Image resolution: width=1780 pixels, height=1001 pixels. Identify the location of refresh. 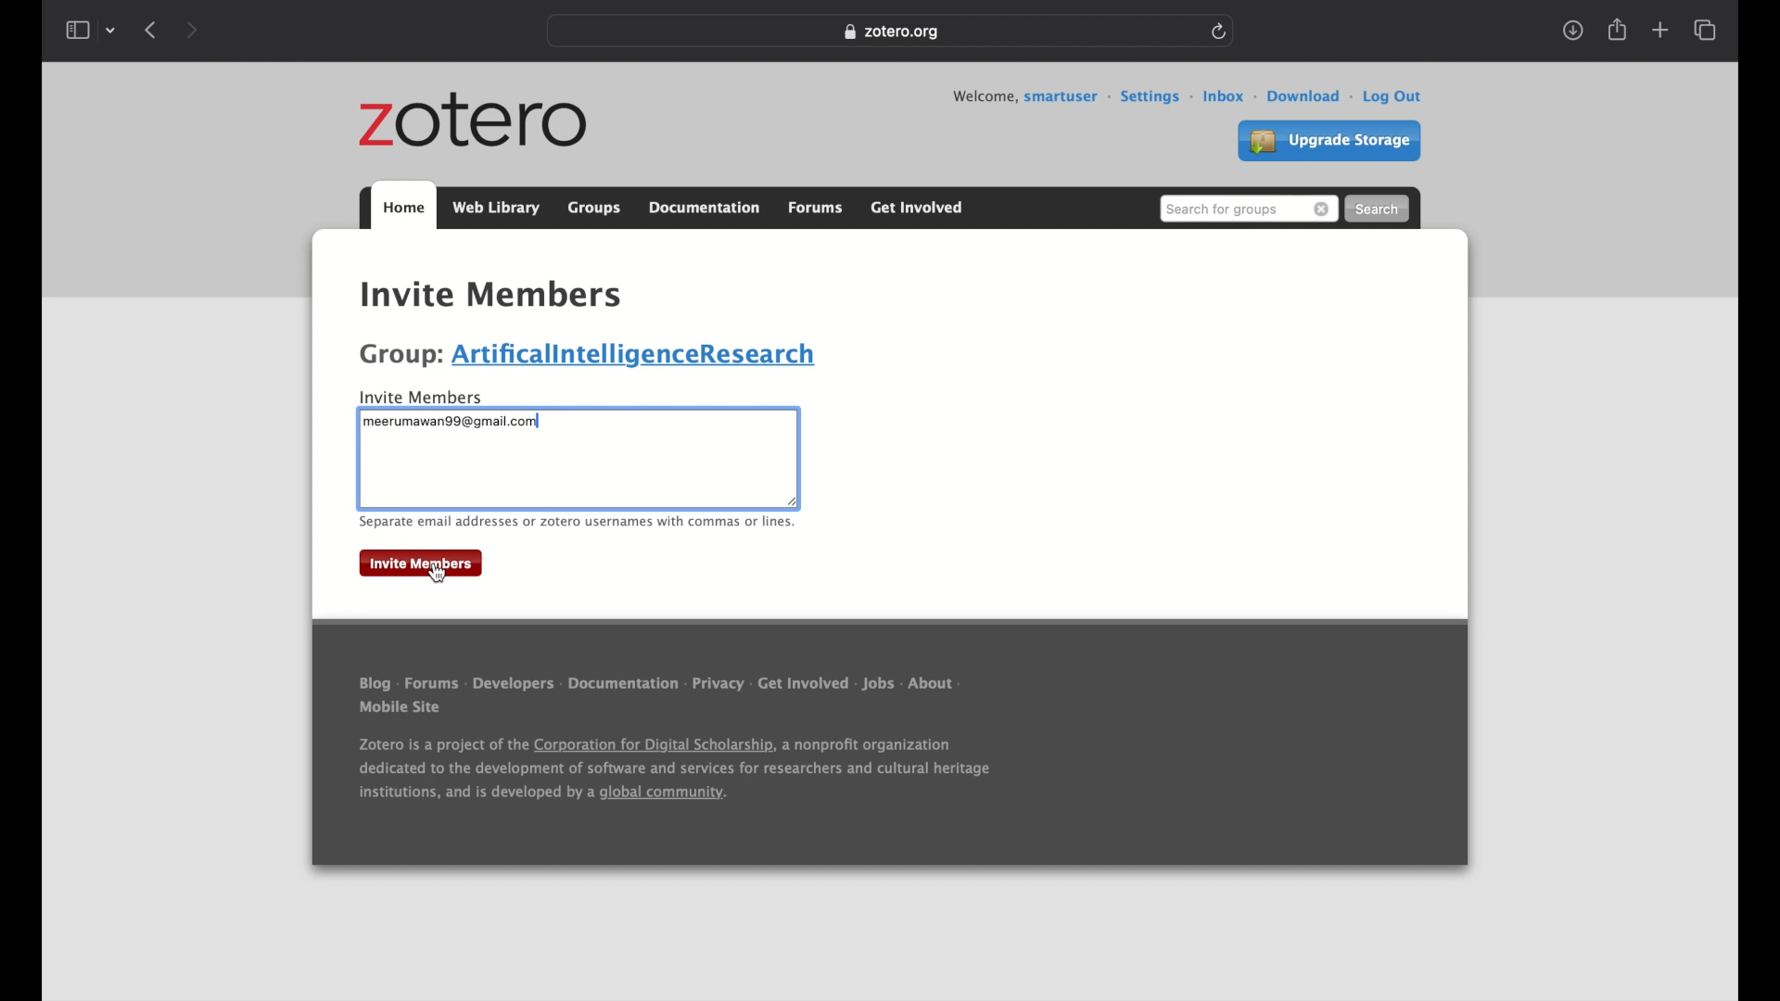
(1223, 32).